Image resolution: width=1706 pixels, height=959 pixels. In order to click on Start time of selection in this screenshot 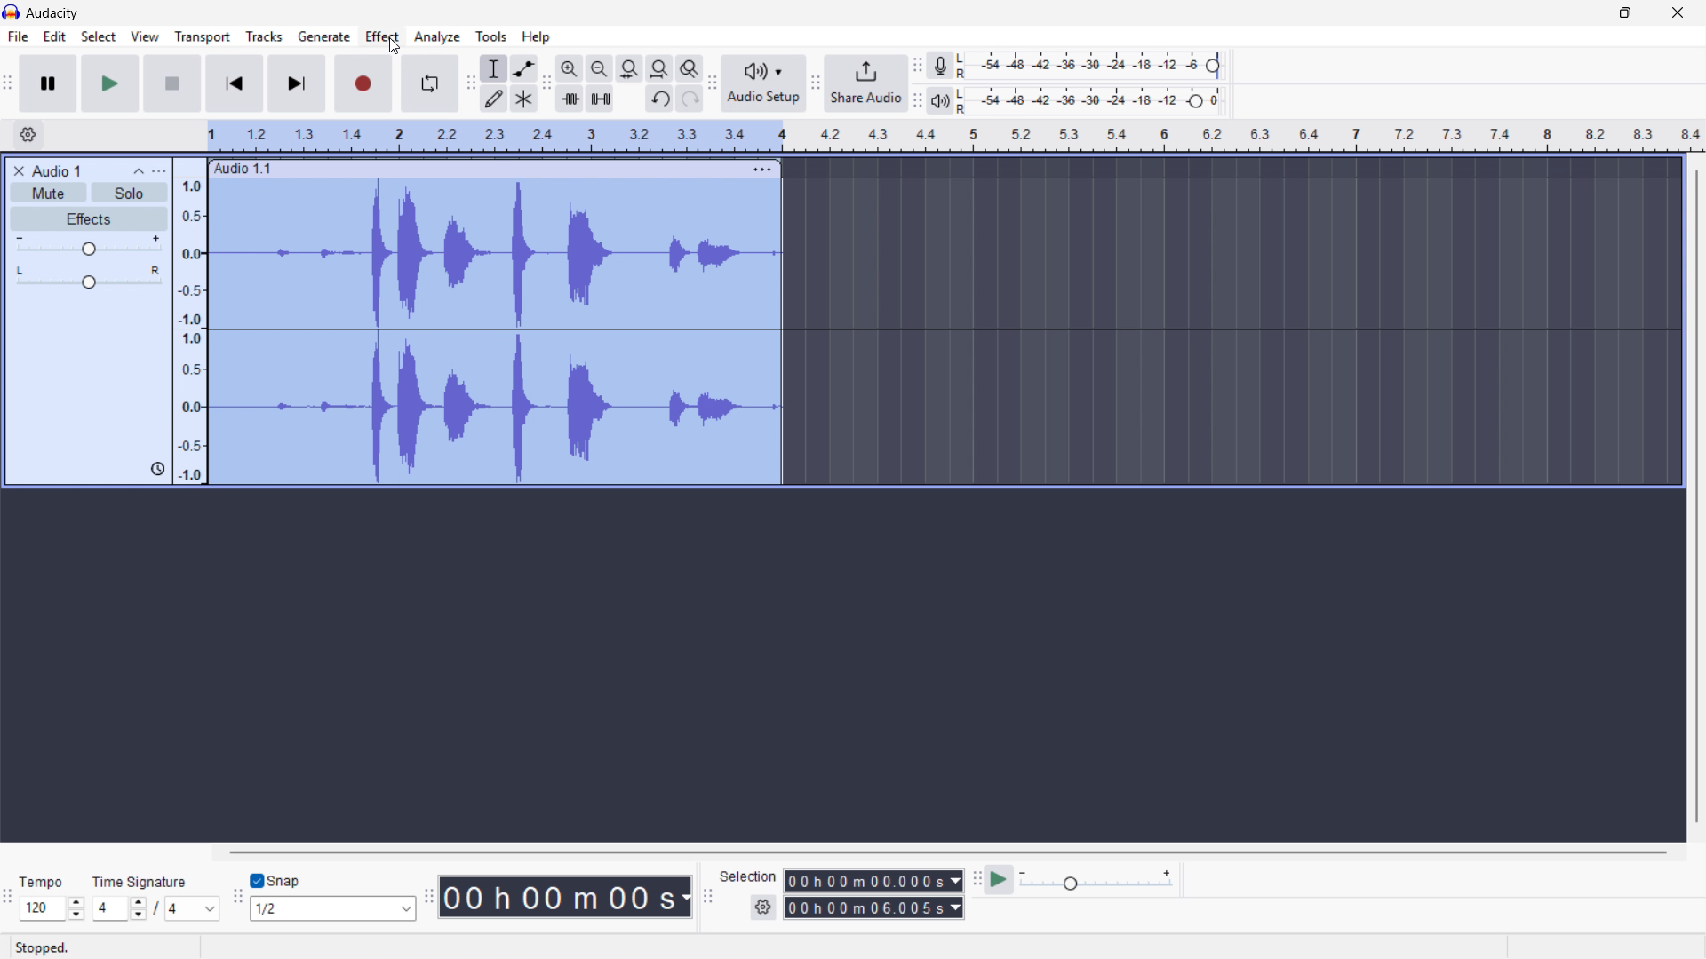, I will do `click(873, 881)`.